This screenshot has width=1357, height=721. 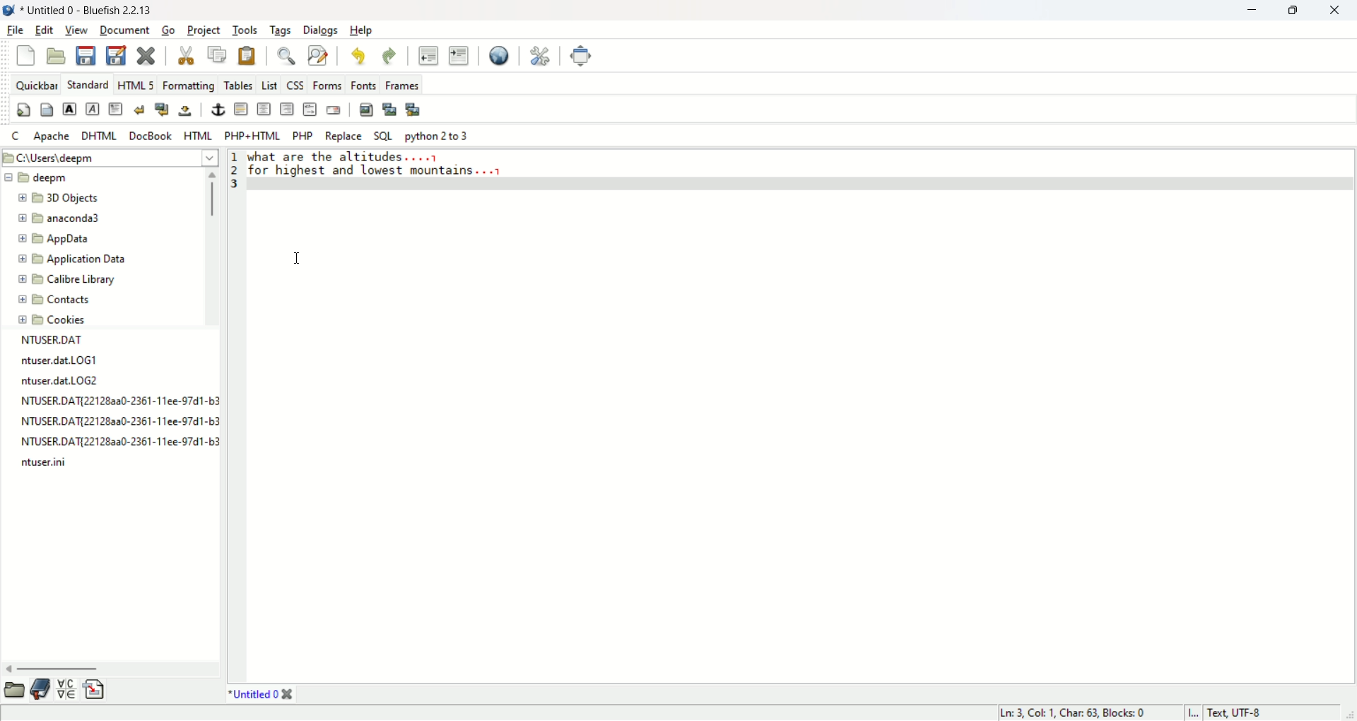 What do you see at coordinates (125, 29) in the screenshot?
I see `document` at bounding box center [125, 29].